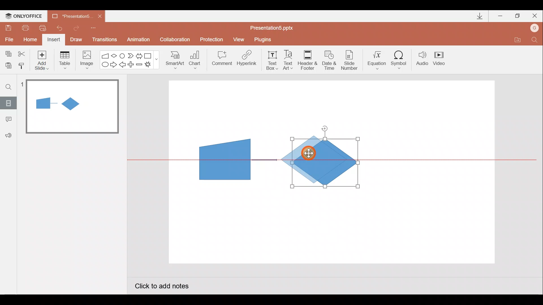  Describe the element at coordinates (518, 16) in the screenshot. I see `Maximize` at that location.